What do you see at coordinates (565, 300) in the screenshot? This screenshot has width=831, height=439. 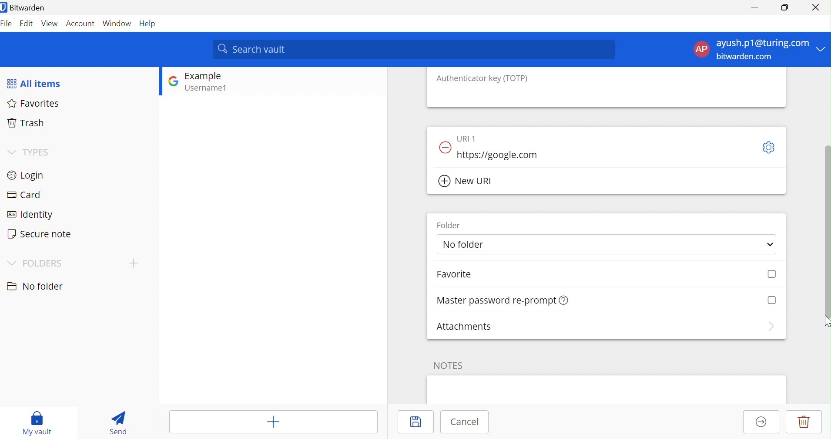 I see `Learn more` at bounding box center [565, 300].